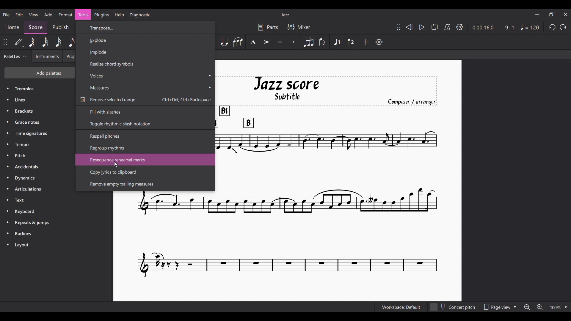 The height and width of the screenshot is (321, 571). What do you see at coordinates (116, 164) in the screenshot?
I see `Cursor` at bounding box center [116, 164].